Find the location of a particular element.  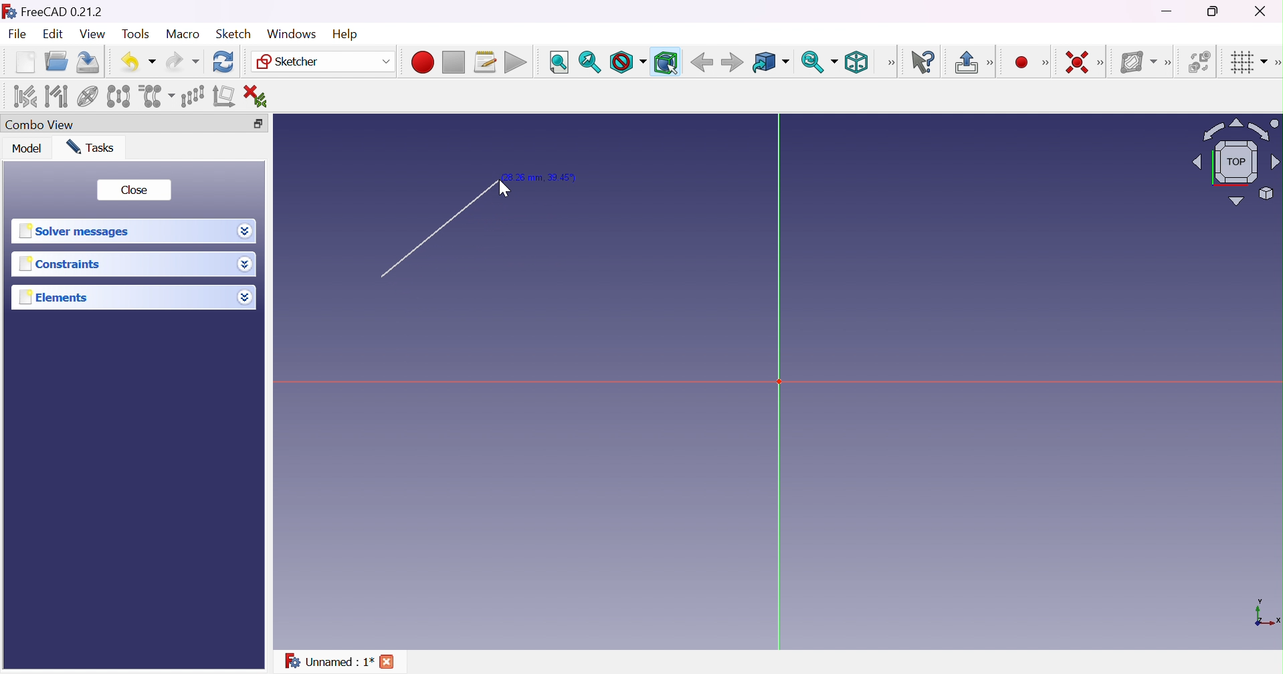

Forward is located at coordinates (732, 64).